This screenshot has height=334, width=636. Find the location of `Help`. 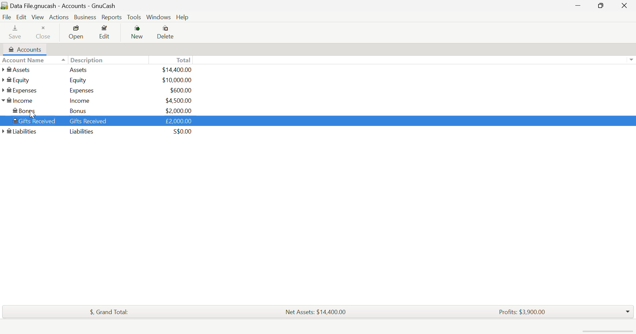

Help is located at coordinates (182, 17).